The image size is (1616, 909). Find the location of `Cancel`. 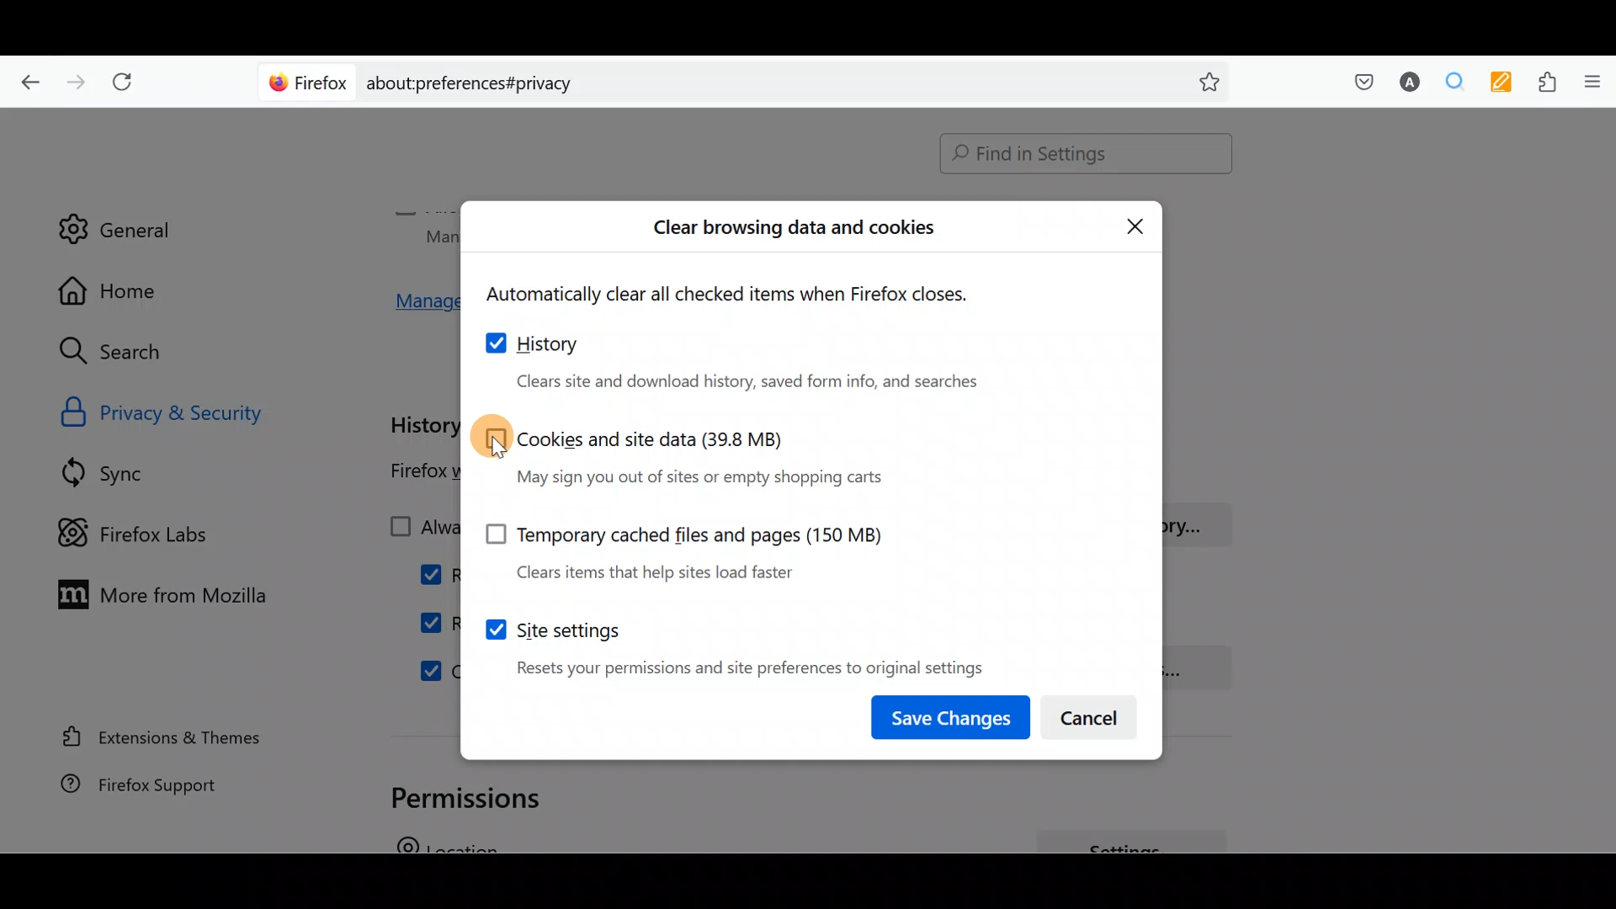

Cancel is located at coordinates (1092, 713).